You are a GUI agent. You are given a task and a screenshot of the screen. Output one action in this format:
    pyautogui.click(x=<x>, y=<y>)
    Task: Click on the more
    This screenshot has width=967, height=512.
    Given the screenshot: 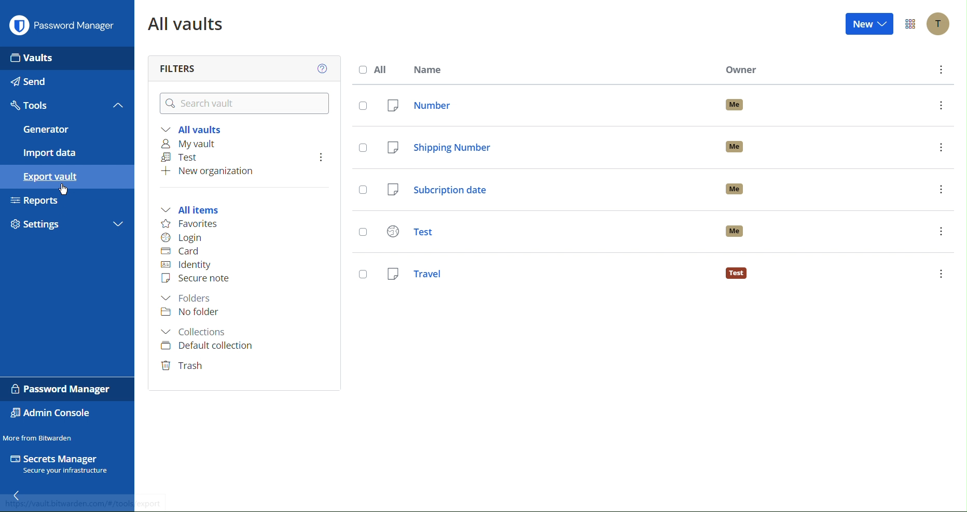 What is the action you would take?
    pyautogui.click(x=941, y=175)
    